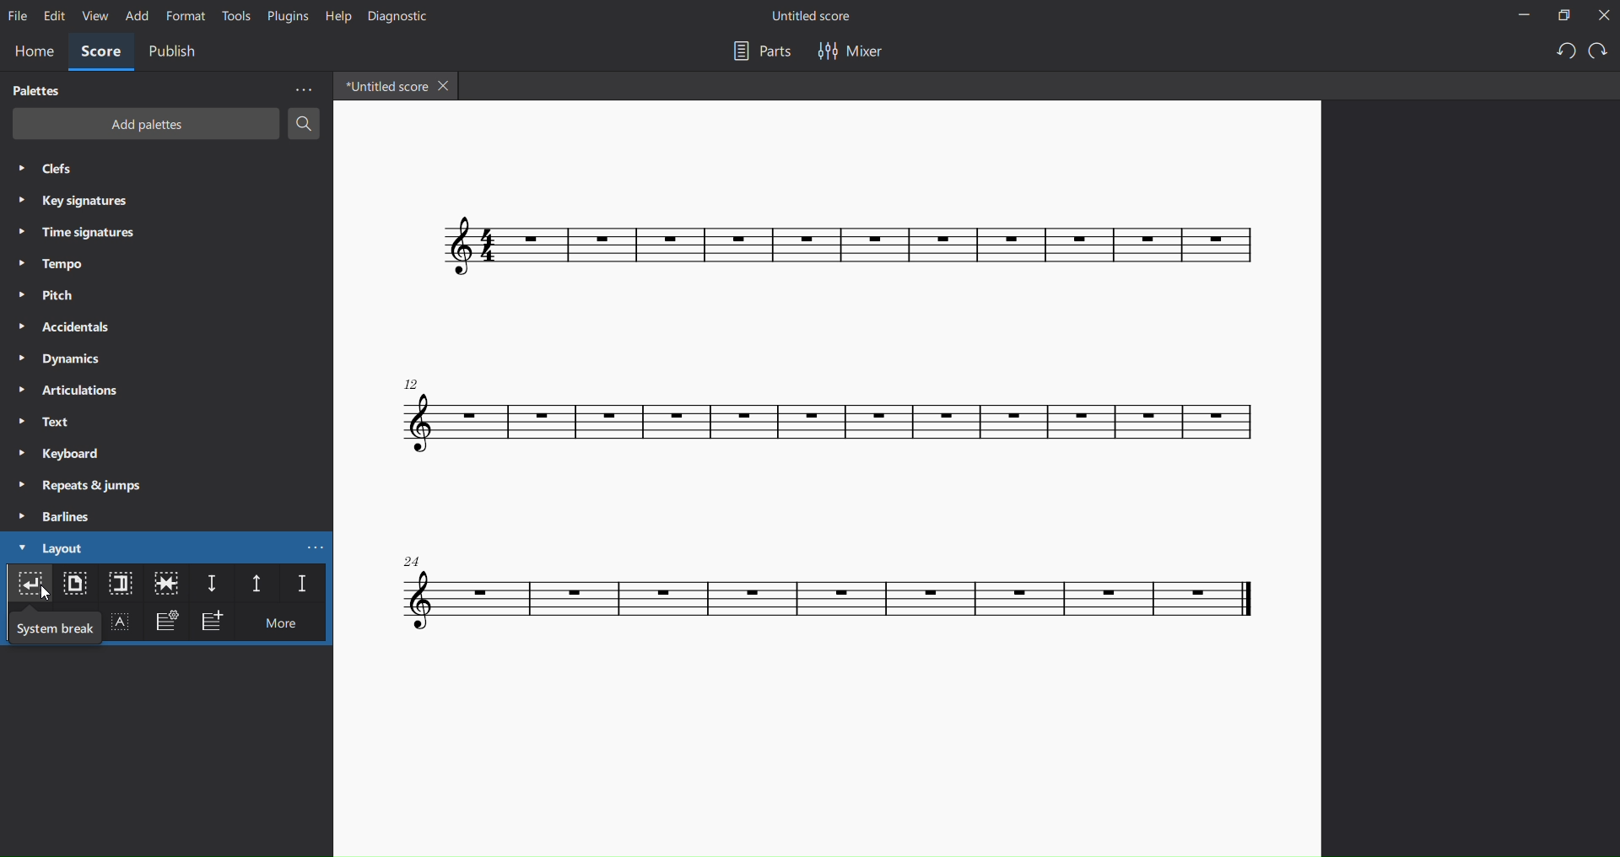 The image size is (1620, 857). Describe the element at coordinates (186, 16) in the screenshot. I see `format` at that location.